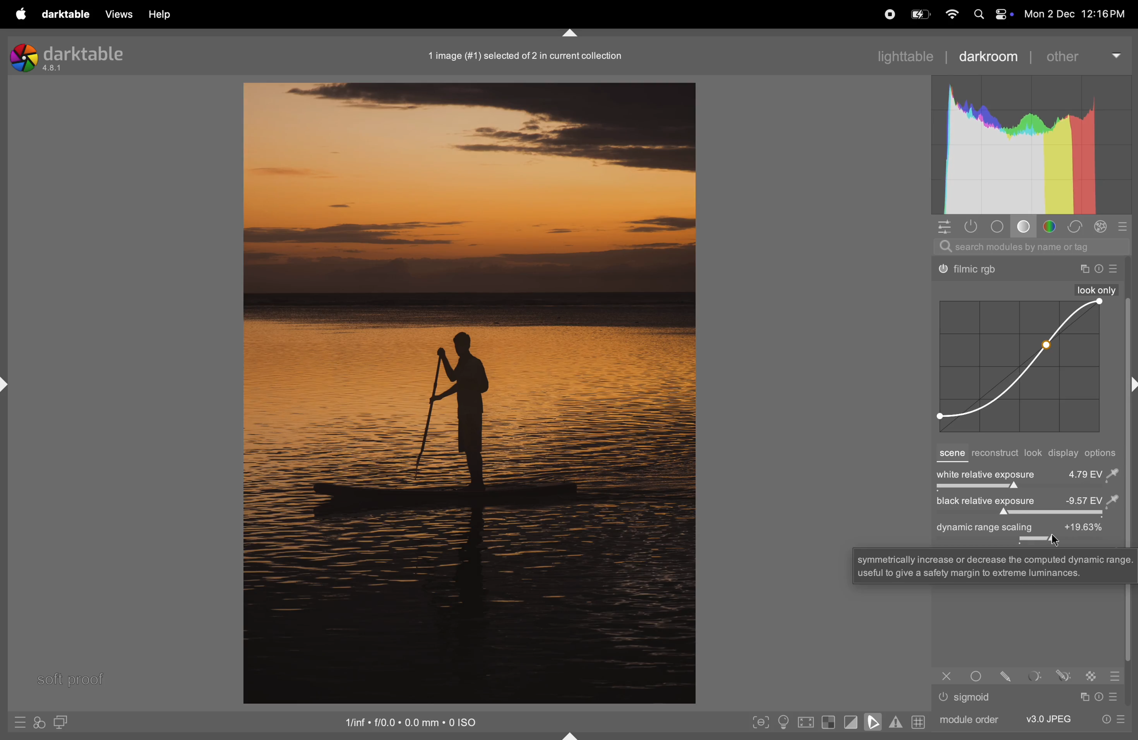 The image size is (1138, 740). What do you see at coordinates (1026, 228) in the screenshot?
I see `base` at bounding box center [1026, 228].